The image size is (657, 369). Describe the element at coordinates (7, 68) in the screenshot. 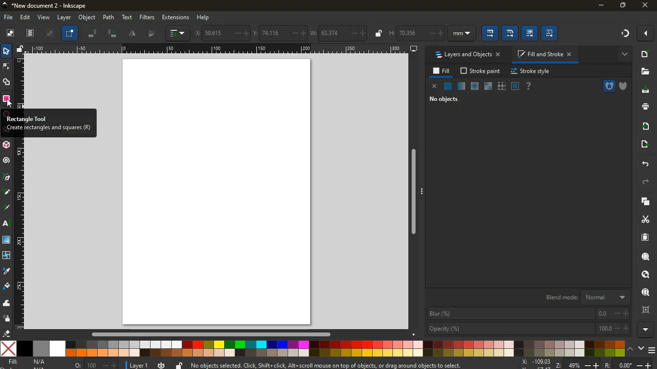

I see `edge` at that location.